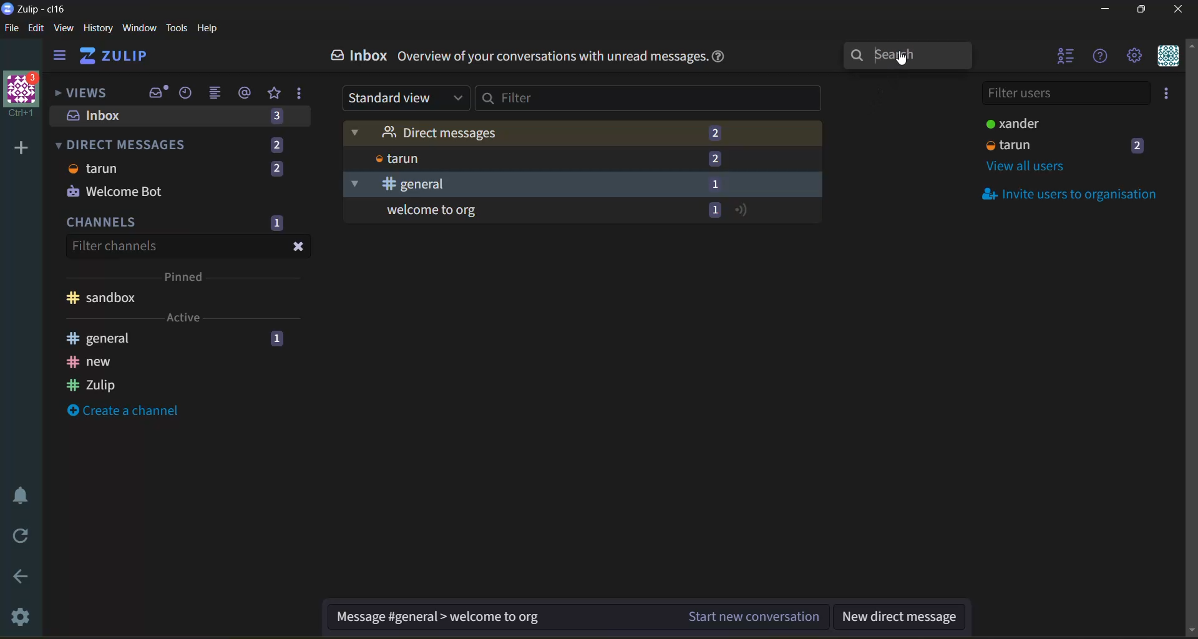 This screenshot has width=1198, height=639. What do you see at coordinates (276, 145) in the screenshot?
I see `2` at bounding box center [276, 145].